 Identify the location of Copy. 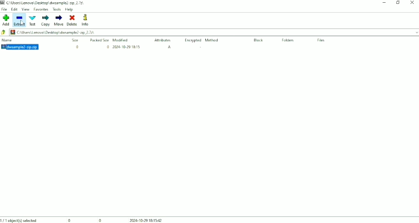
(46, 20).